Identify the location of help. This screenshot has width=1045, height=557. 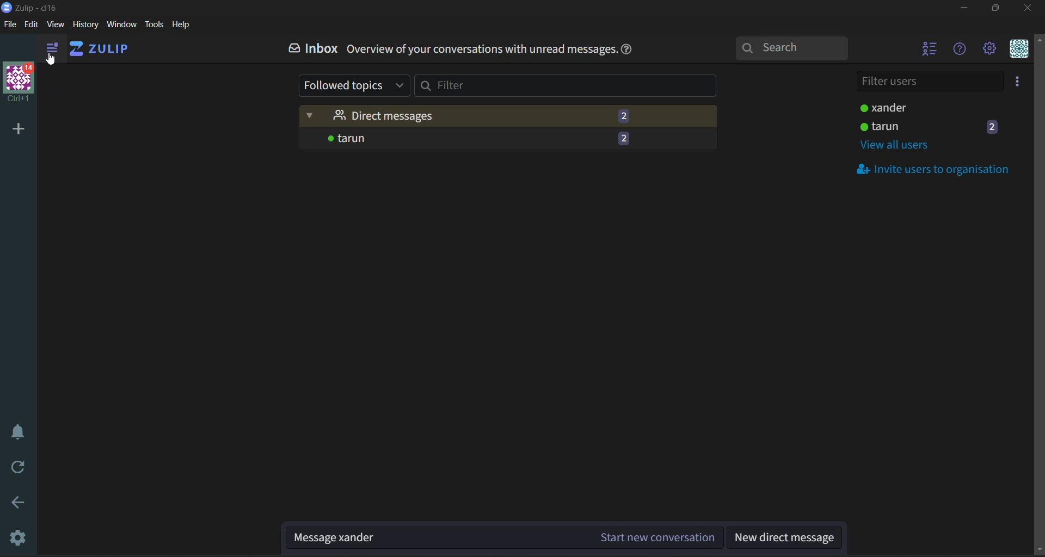
(630, 52).